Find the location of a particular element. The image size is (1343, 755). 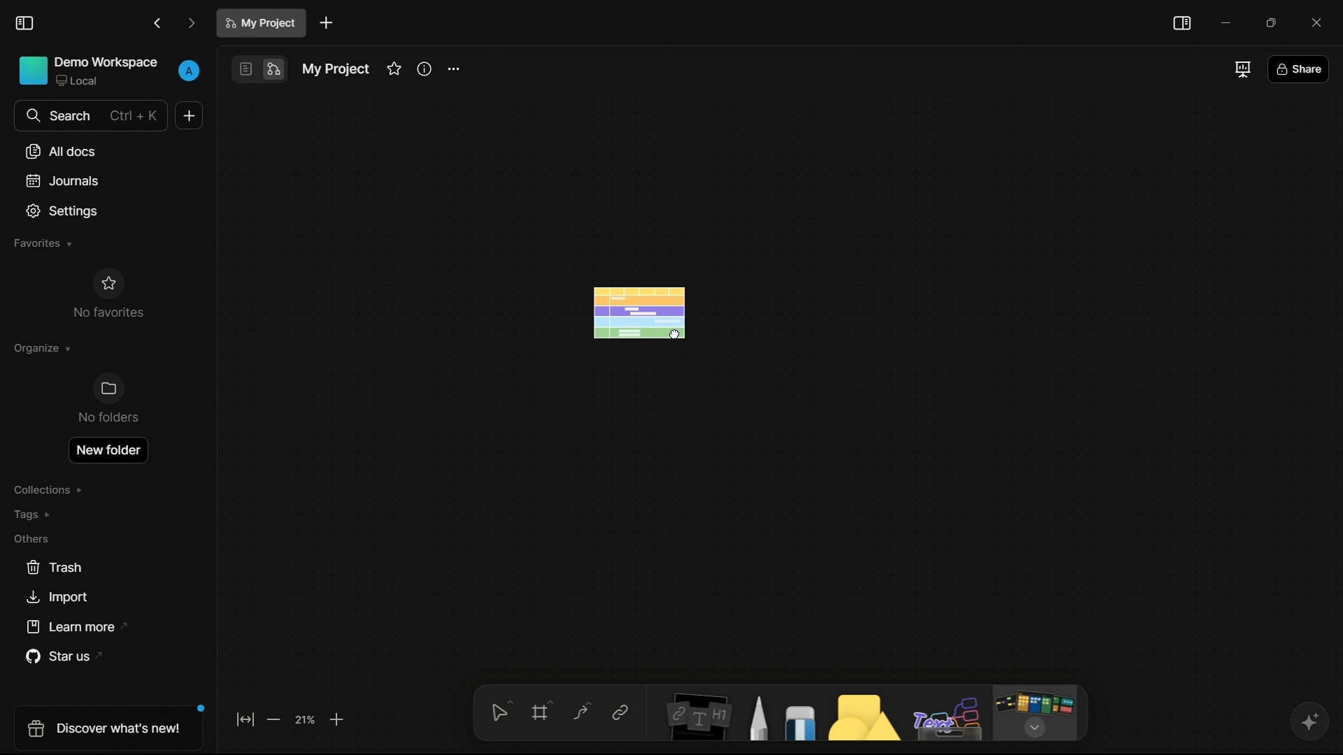

frame is located at coordinates (542, 714).